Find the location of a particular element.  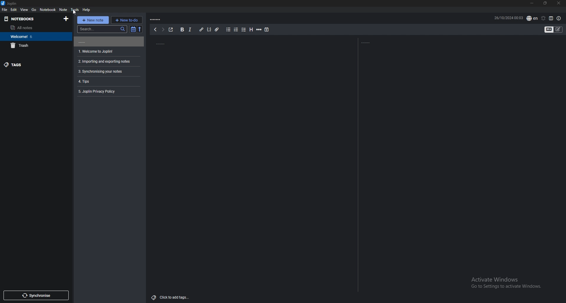

4.Tips is located at coordinates (89, 81).